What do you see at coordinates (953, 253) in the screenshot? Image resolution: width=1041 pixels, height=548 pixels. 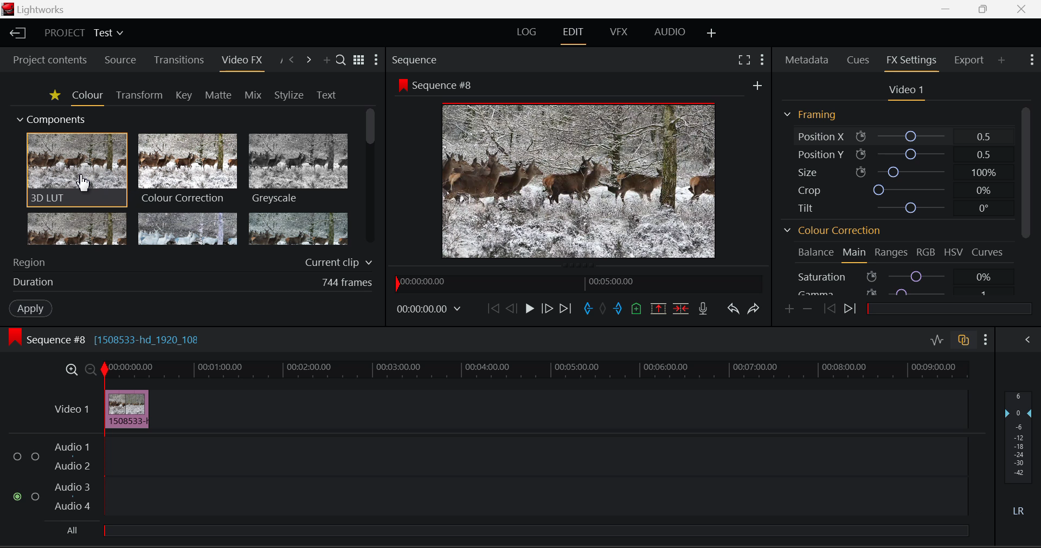 I see `HSV` at bounding box center [953, 253].